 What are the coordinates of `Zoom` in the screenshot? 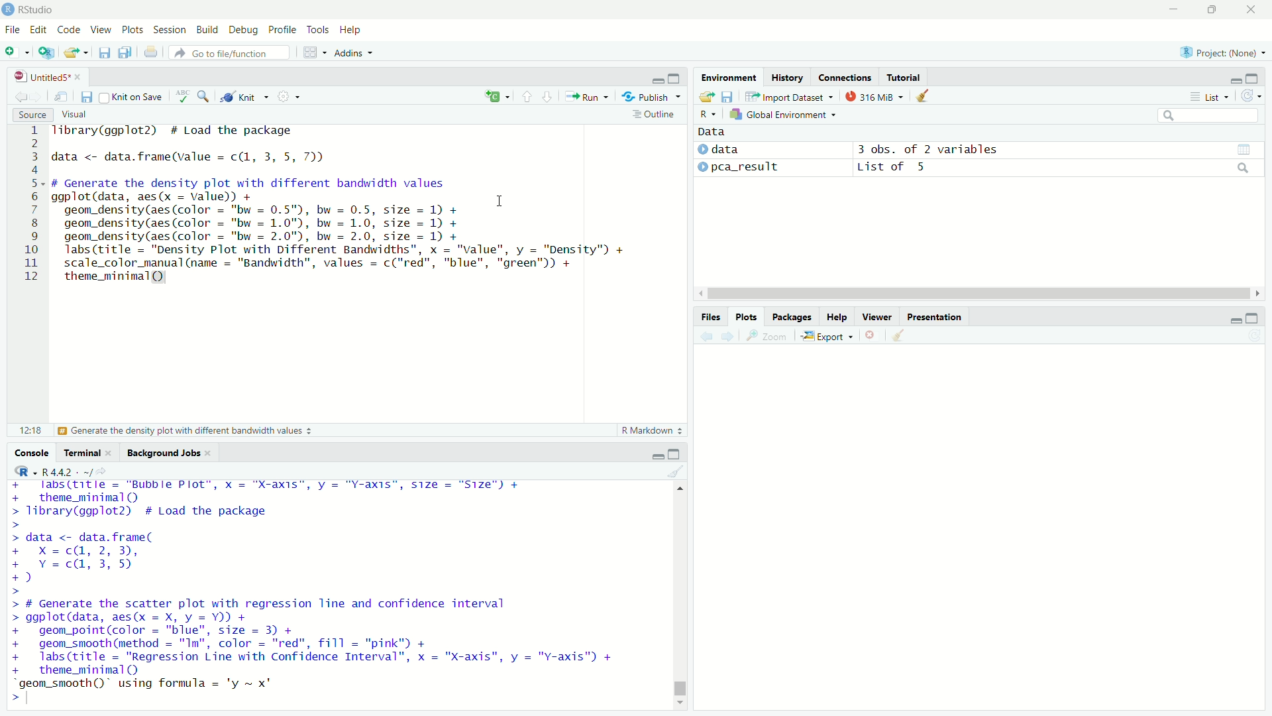 It's located at (767, 335).